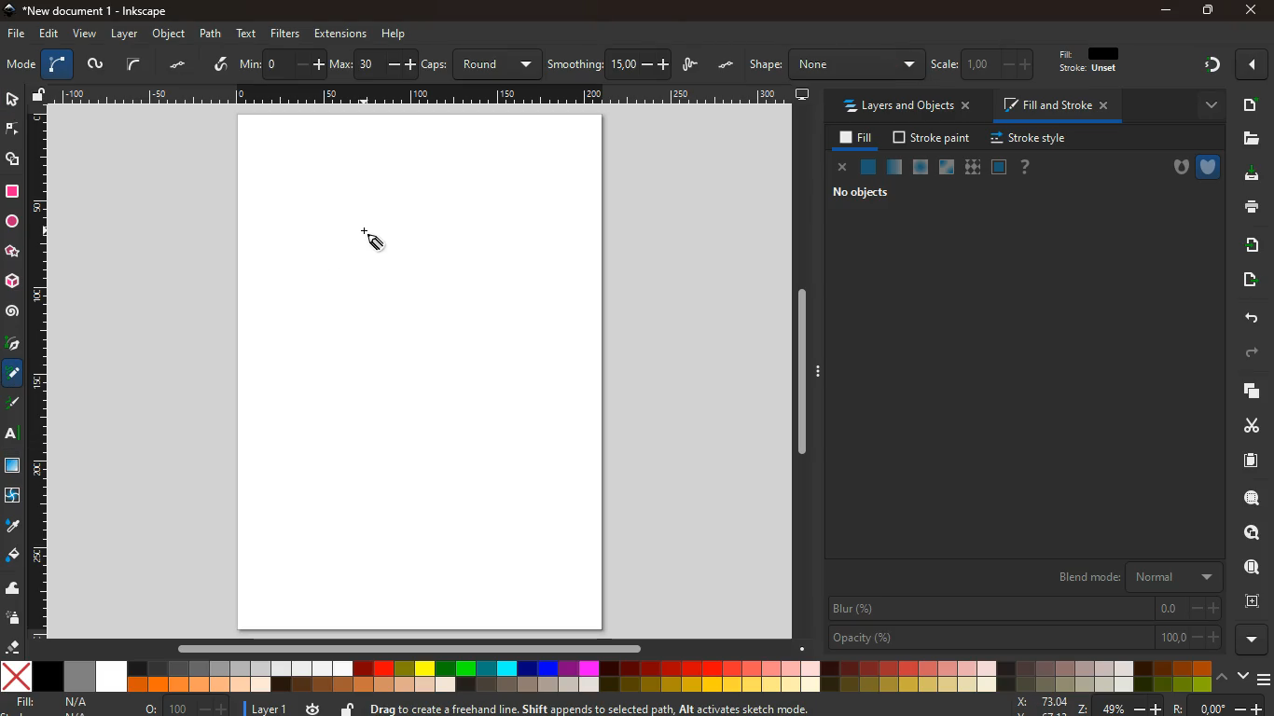 This screenshot has height=716, width=1274. I want to click on down, so click(1243, 674).